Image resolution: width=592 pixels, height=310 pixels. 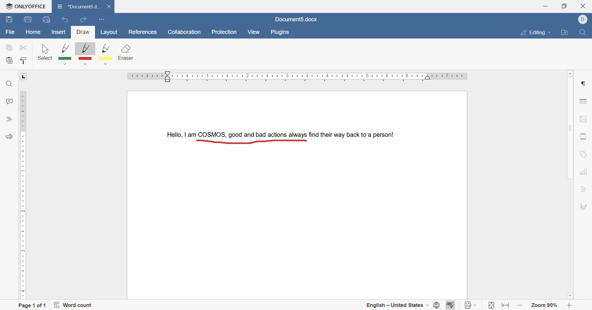 I want to click on scroll bar, so click(x=570, y=127).